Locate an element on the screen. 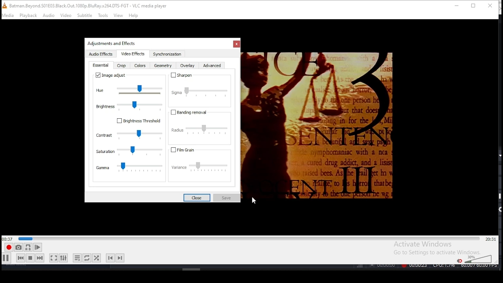 The height and width of the screenshot is (283, 503). stop is located at coordinates (30, 258).